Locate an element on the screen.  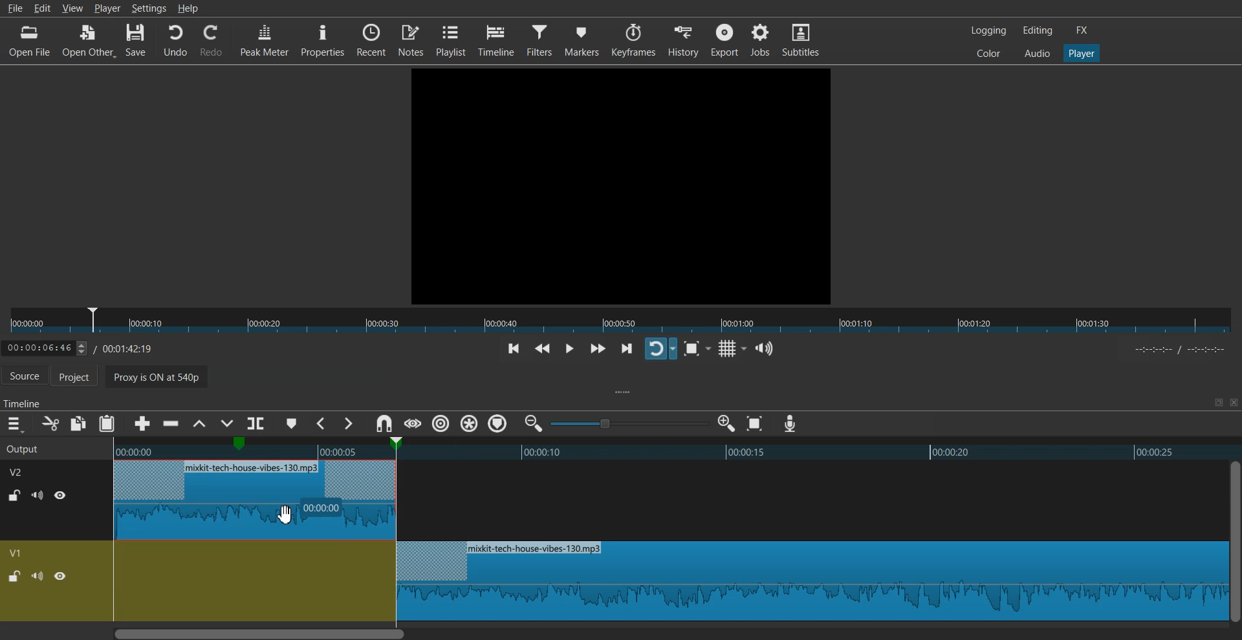
Toggle Zoom is located at coordinates (693, 349).